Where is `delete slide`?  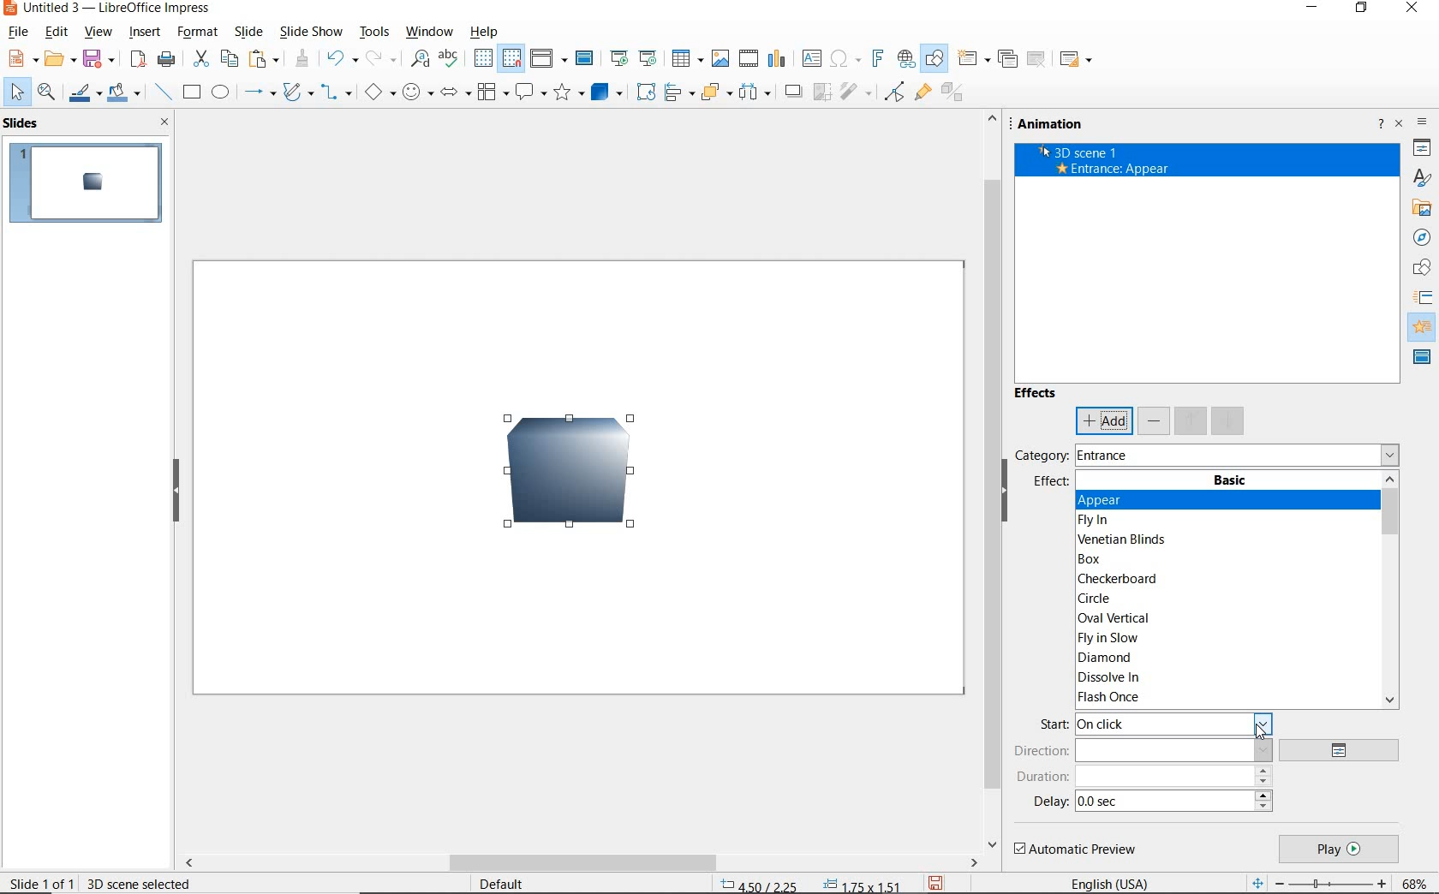 delete slide is located at coordinates (1037, 59).